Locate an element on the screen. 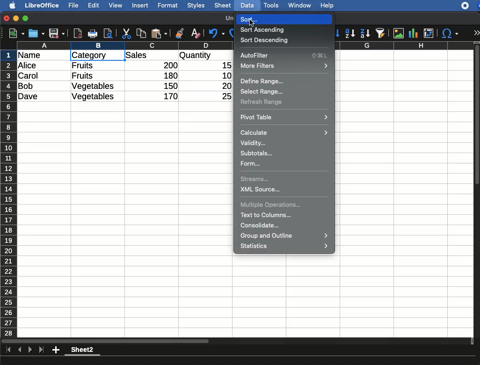 The image size is (480, 365). previous sheet is located at coordinates (21, 350).